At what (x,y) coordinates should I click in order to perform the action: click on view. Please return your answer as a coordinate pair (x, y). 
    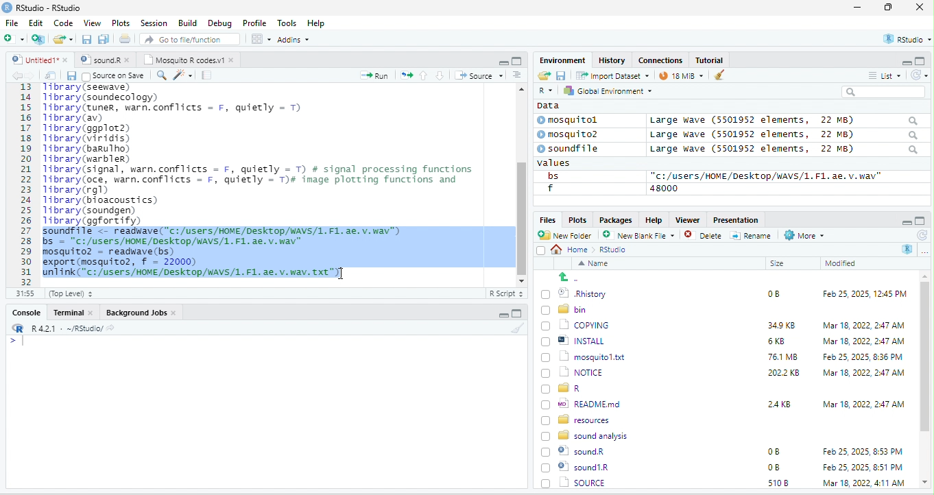
    Looking at the image, I should click on (261, 39).